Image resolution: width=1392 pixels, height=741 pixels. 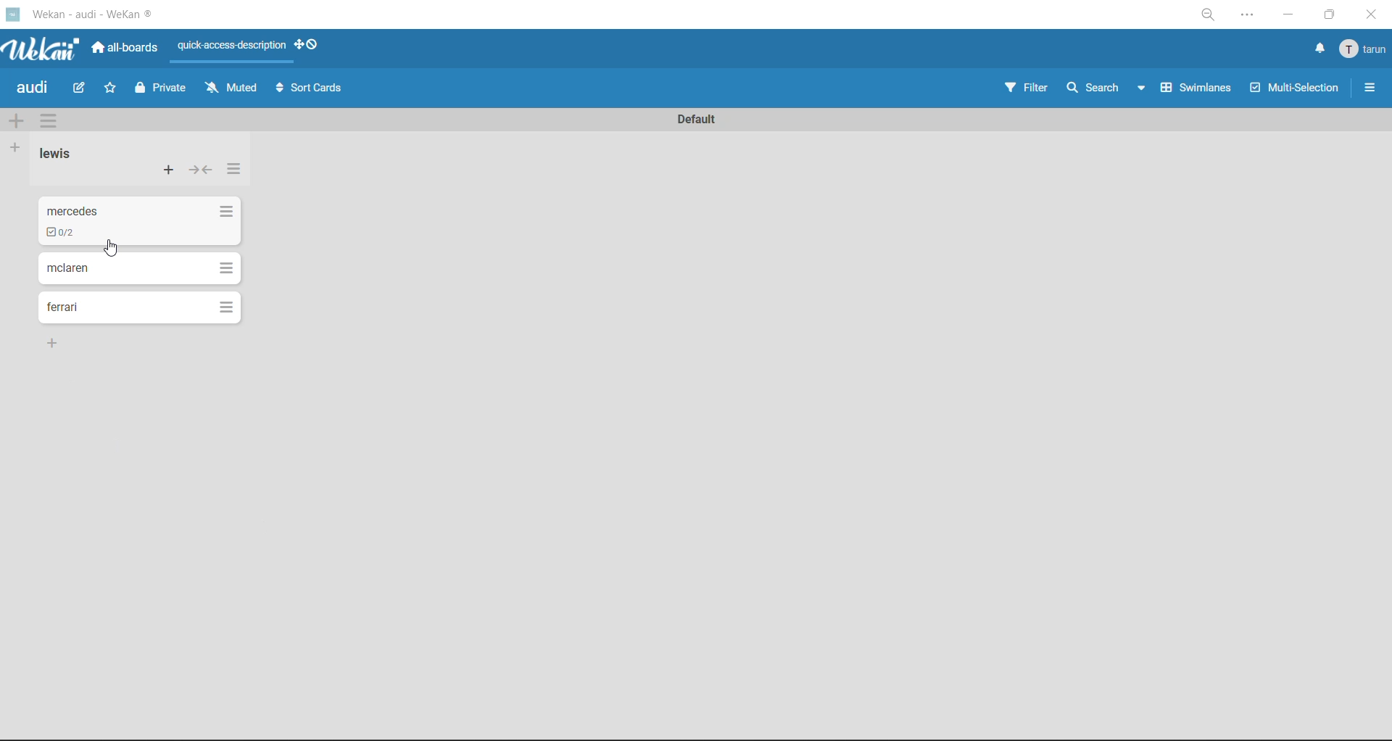 What do you see at coordinates (115, 89) in the screenshot?
I see `star` at bounding box center [115, 89].